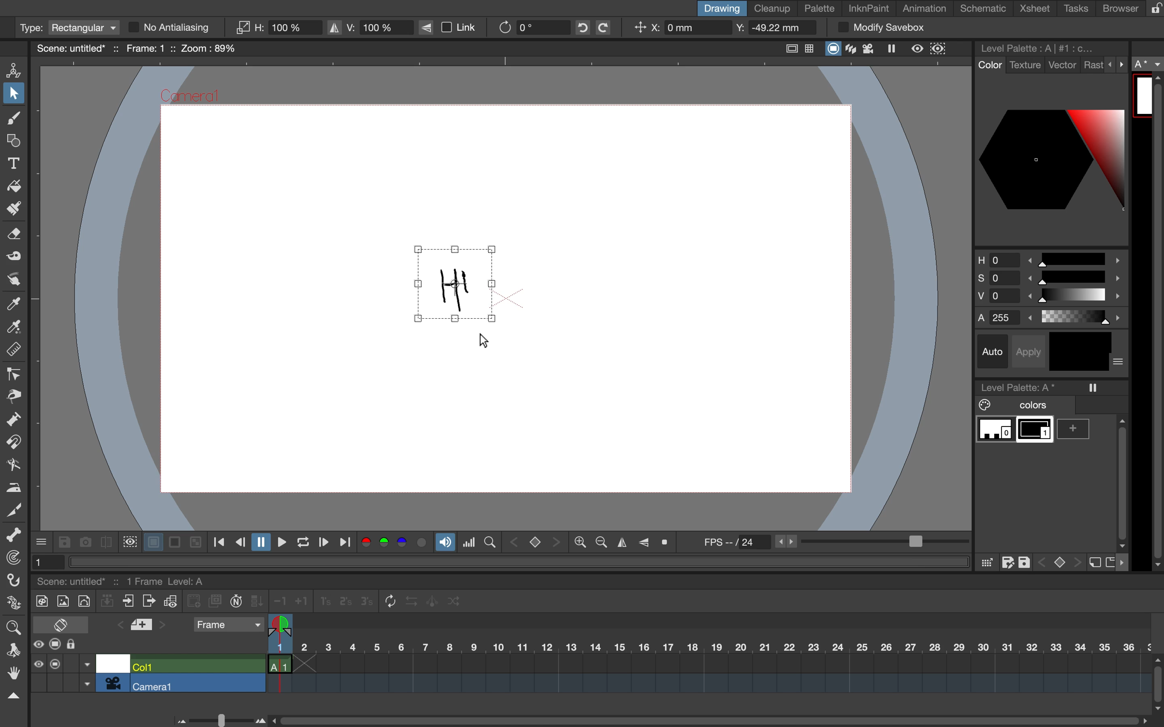  What do you see at coordinates (13, 604) in the screenshot?
I see `plastic tool` at bounding box center [13, 604].